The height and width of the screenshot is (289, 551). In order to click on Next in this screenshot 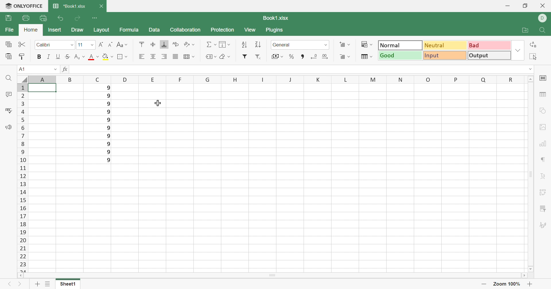, I will do `click(20, 284)`.